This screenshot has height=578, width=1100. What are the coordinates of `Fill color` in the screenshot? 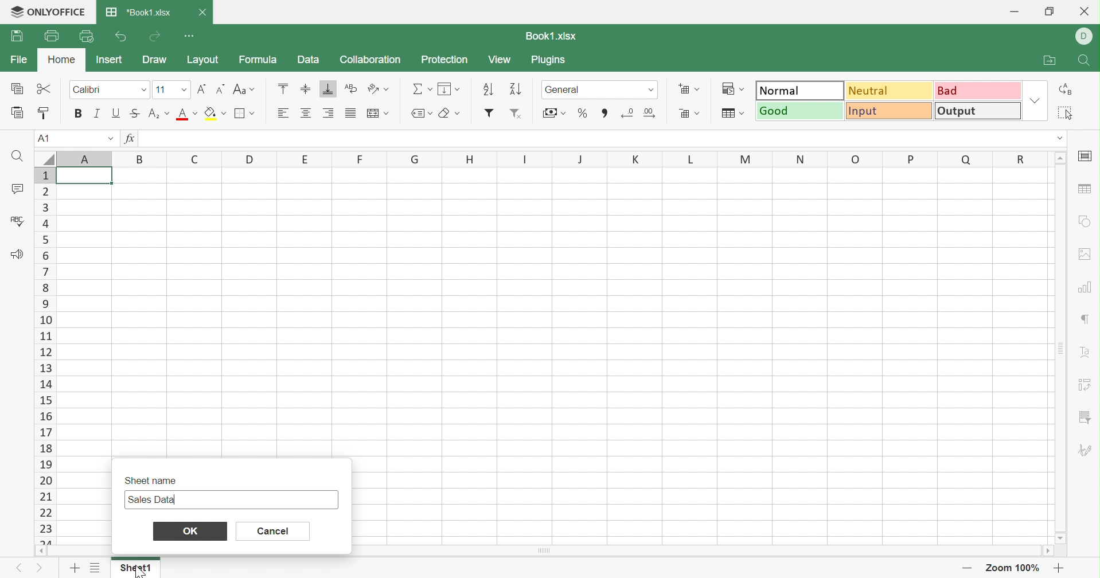 It's located at (217, 113).